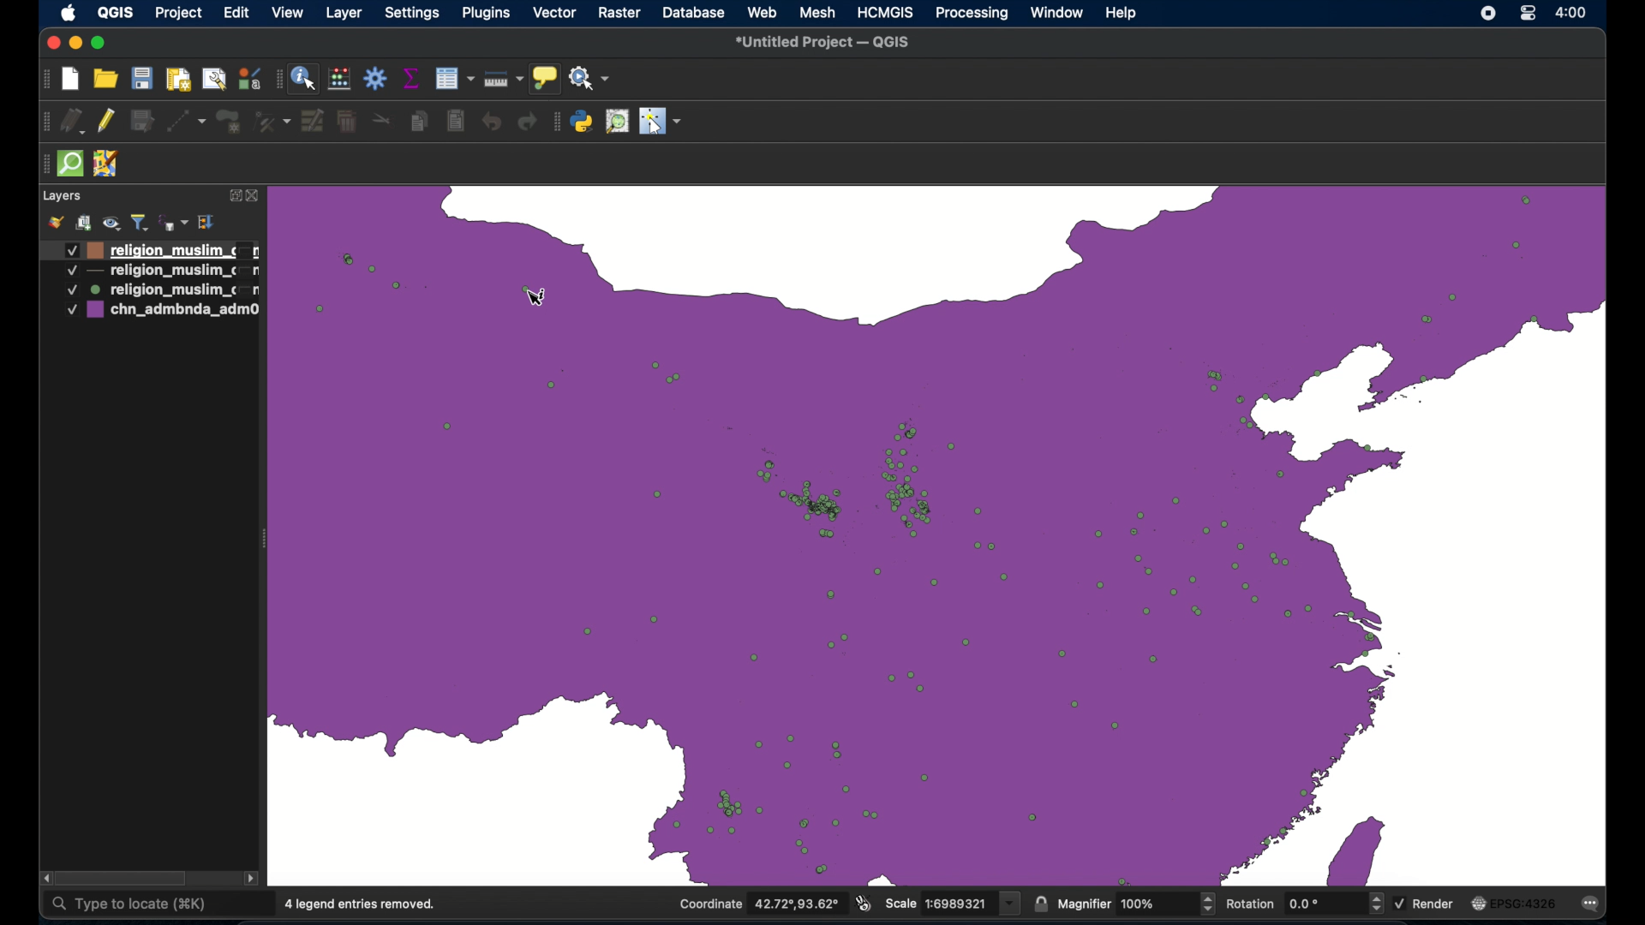 The height and width of the screenshot is (925, 1645). Describe the element at coordinates (547, 78) in the screenshot. I see `show map tips` at that location.